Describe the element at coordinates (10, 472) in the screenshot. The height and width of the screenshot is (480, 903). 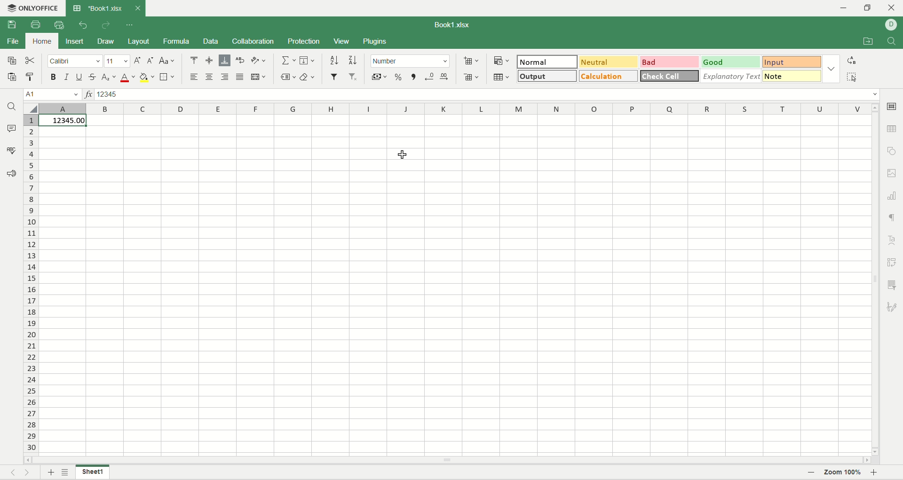
I see `previous` at that location.